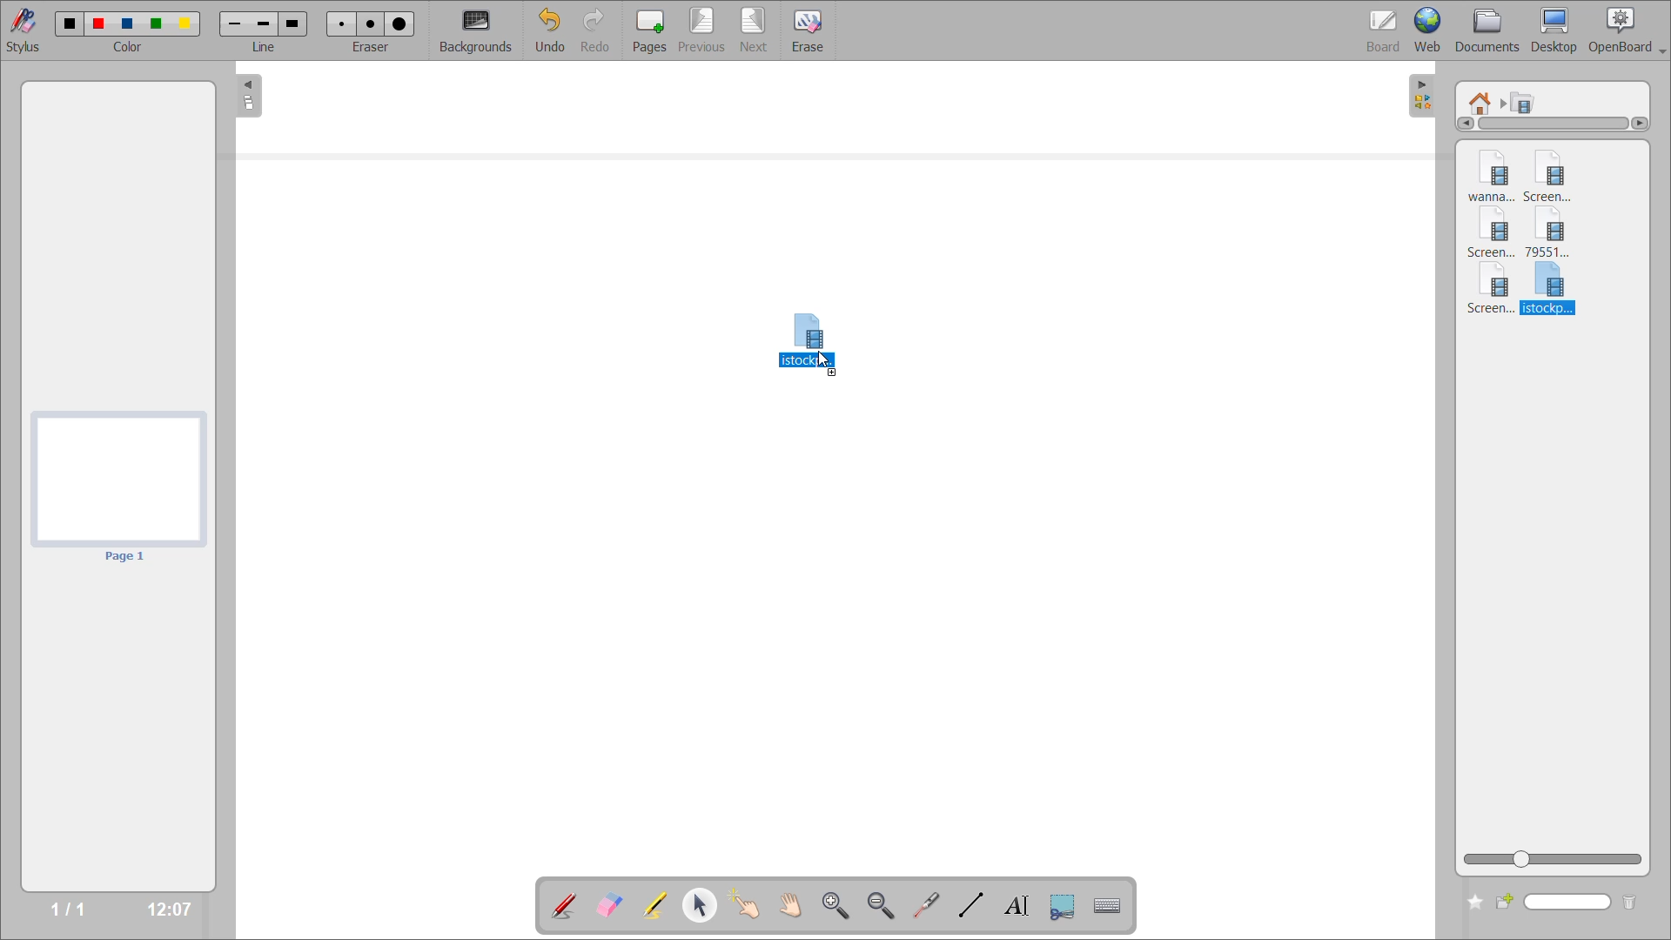 The height and width of the screenshot is (940, 1671). I want to click on line 3, so click(291, 23).